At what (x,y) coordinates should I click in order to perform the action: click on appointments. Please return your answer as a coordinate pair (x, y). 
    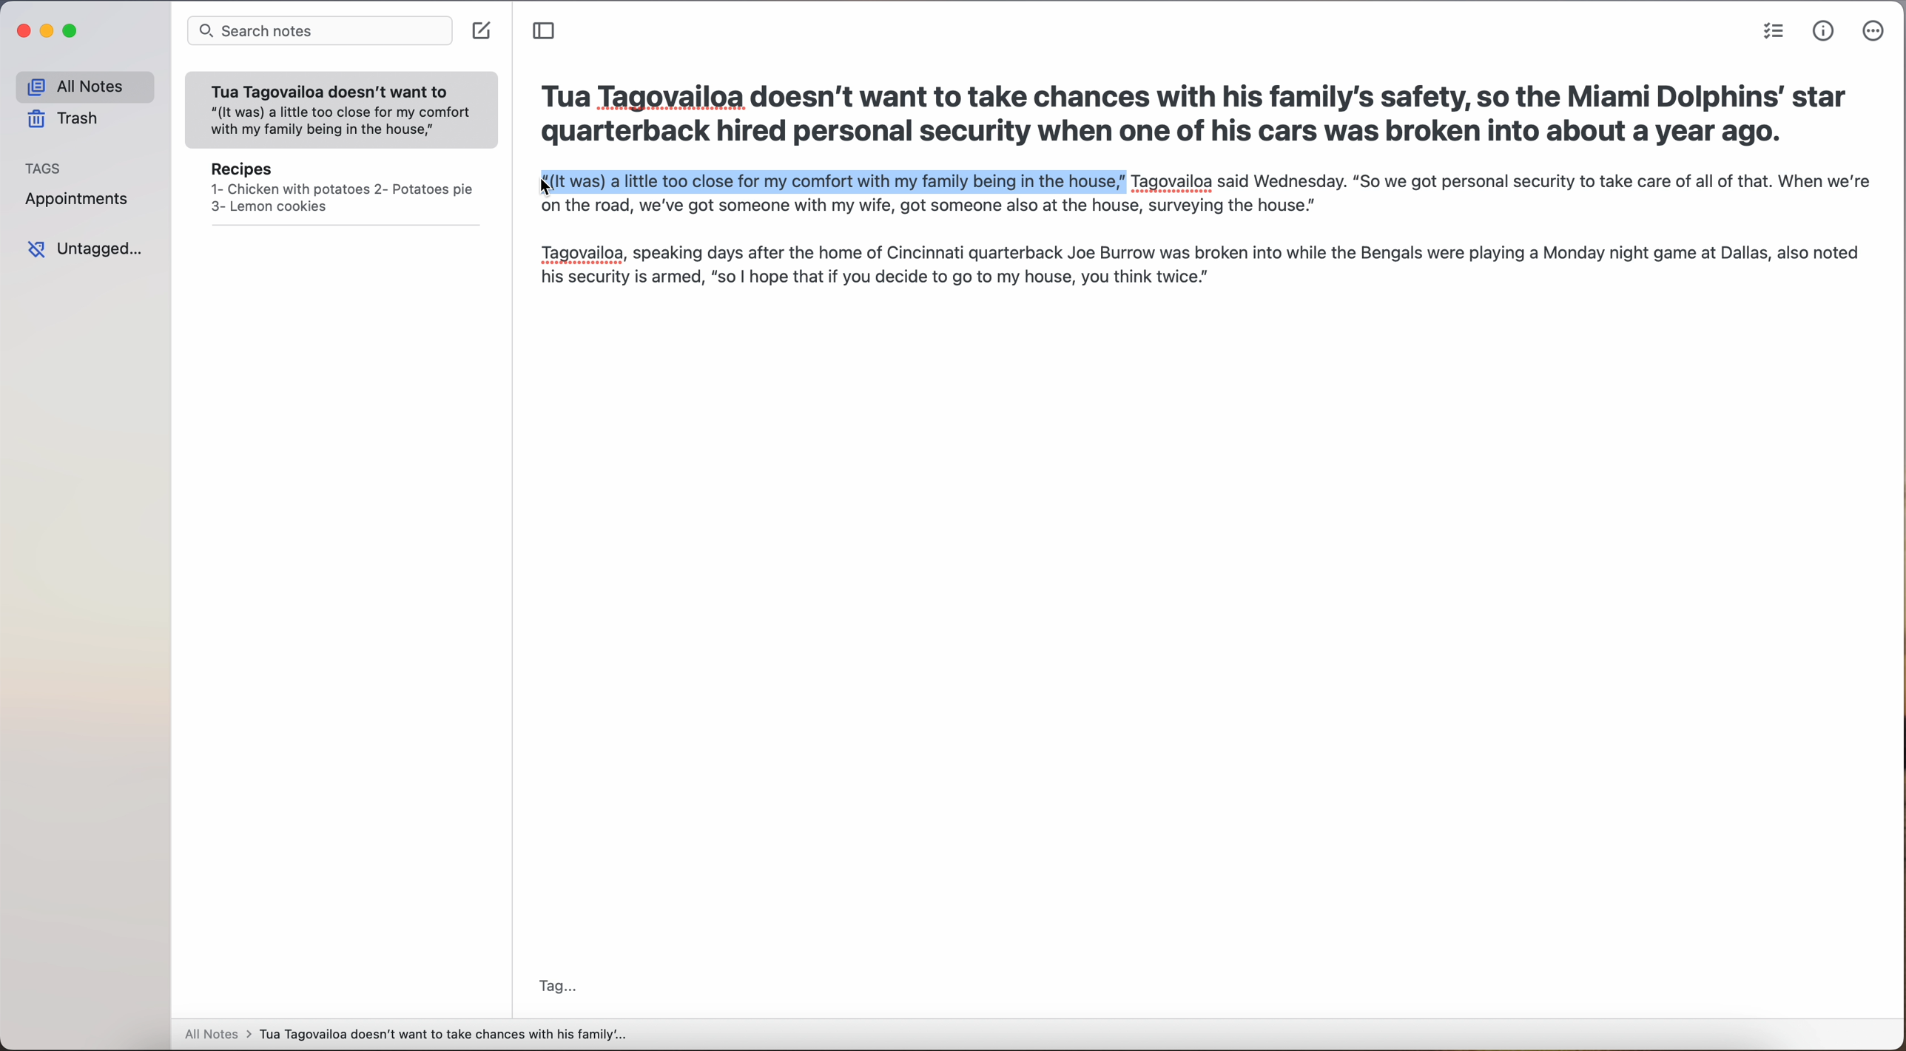
    Looking at the image, I should click on (82, 200).